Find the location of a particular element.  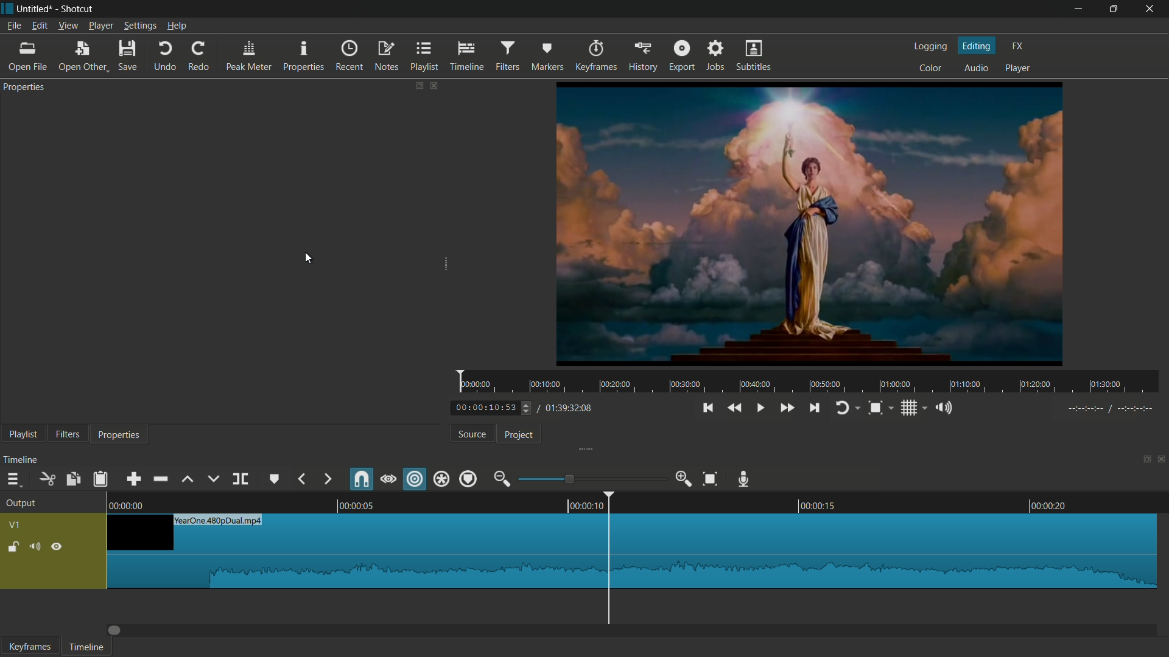

quickly play forward is located at coordinates (788, 408).